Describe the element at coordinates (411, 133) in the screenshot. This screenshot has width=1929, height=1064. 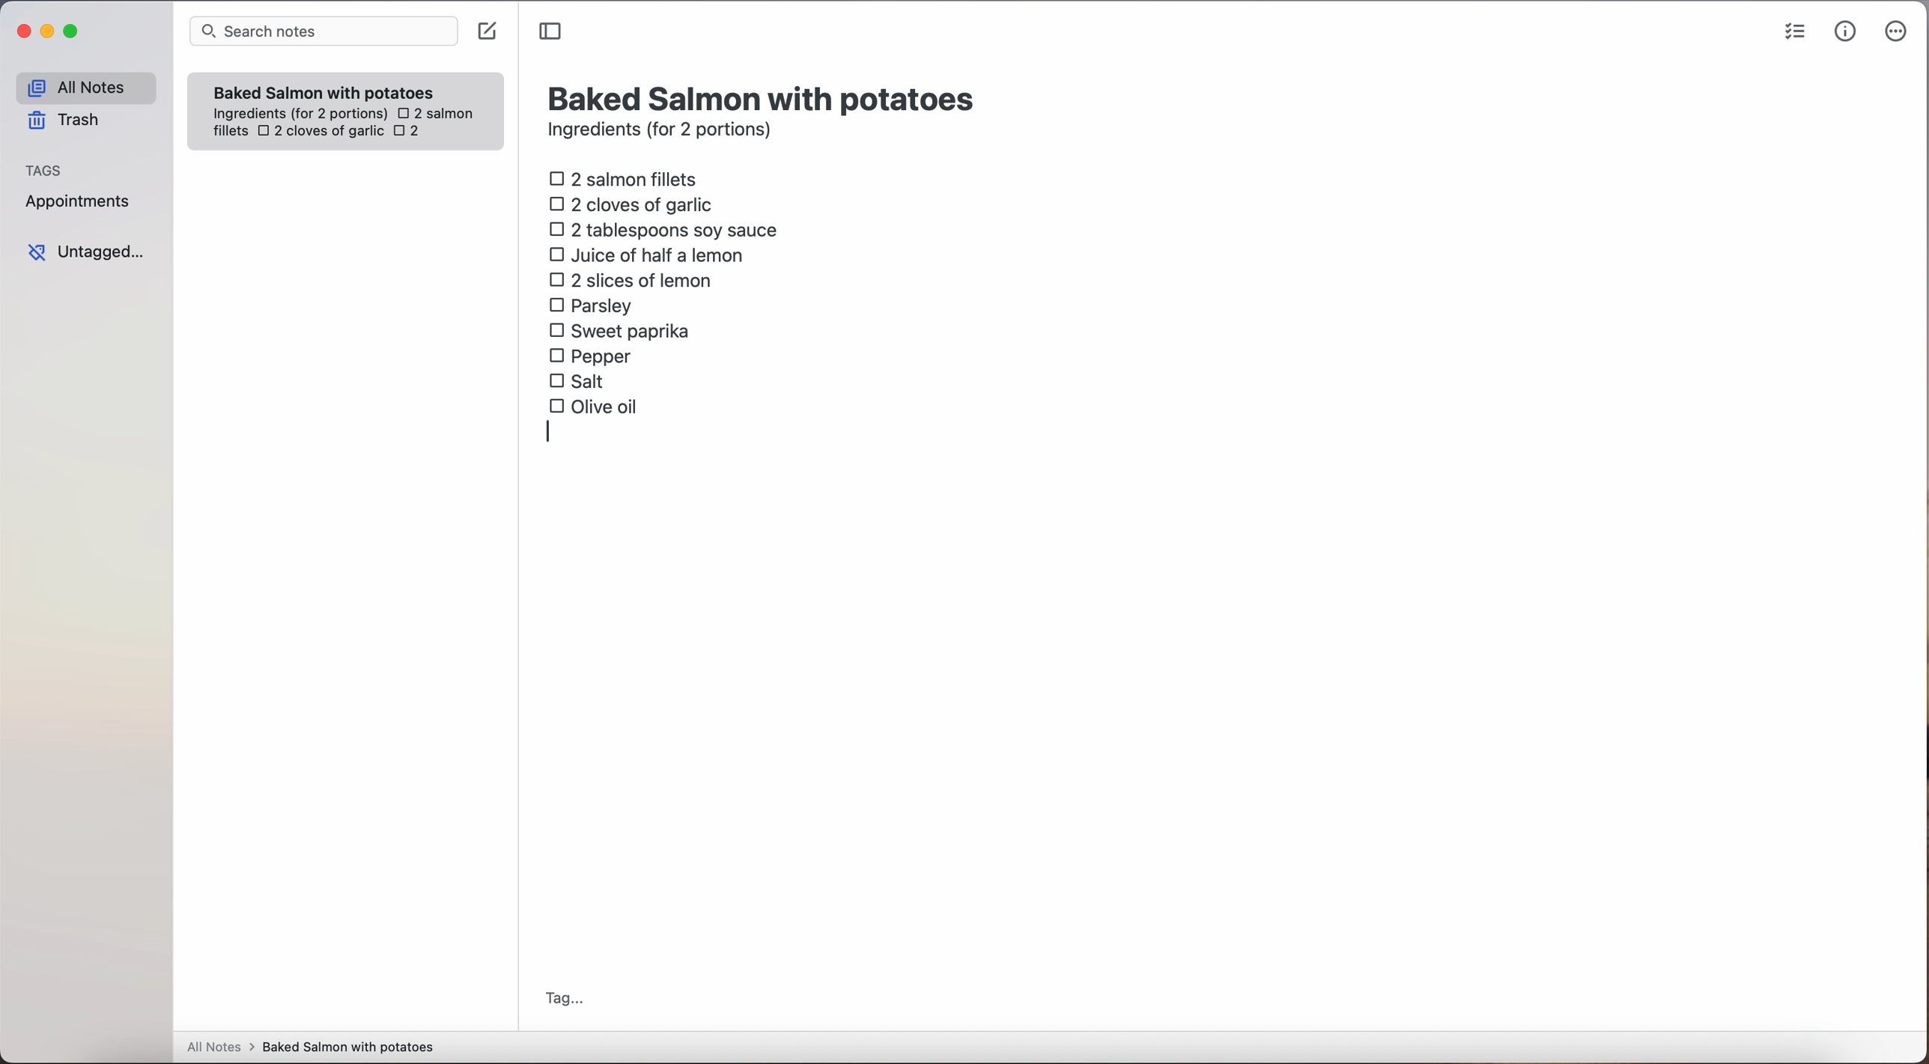
I see `2 ` at that location.